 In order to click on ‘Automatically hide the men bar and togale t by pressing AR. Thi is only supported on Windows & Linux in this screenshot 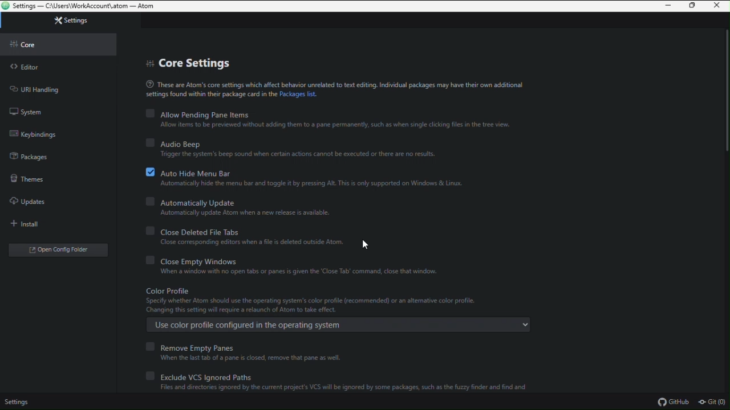, I will do `click(309, 183)`.